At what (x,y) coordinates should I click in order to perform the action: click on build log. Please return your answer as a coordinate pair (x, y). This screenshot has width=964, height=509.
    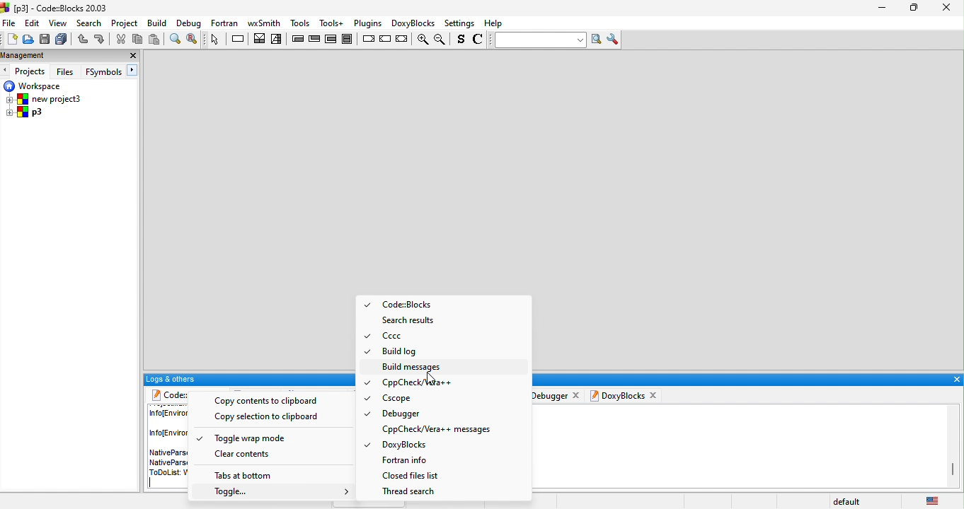
    Looking at the image, I should click on (402, 351).